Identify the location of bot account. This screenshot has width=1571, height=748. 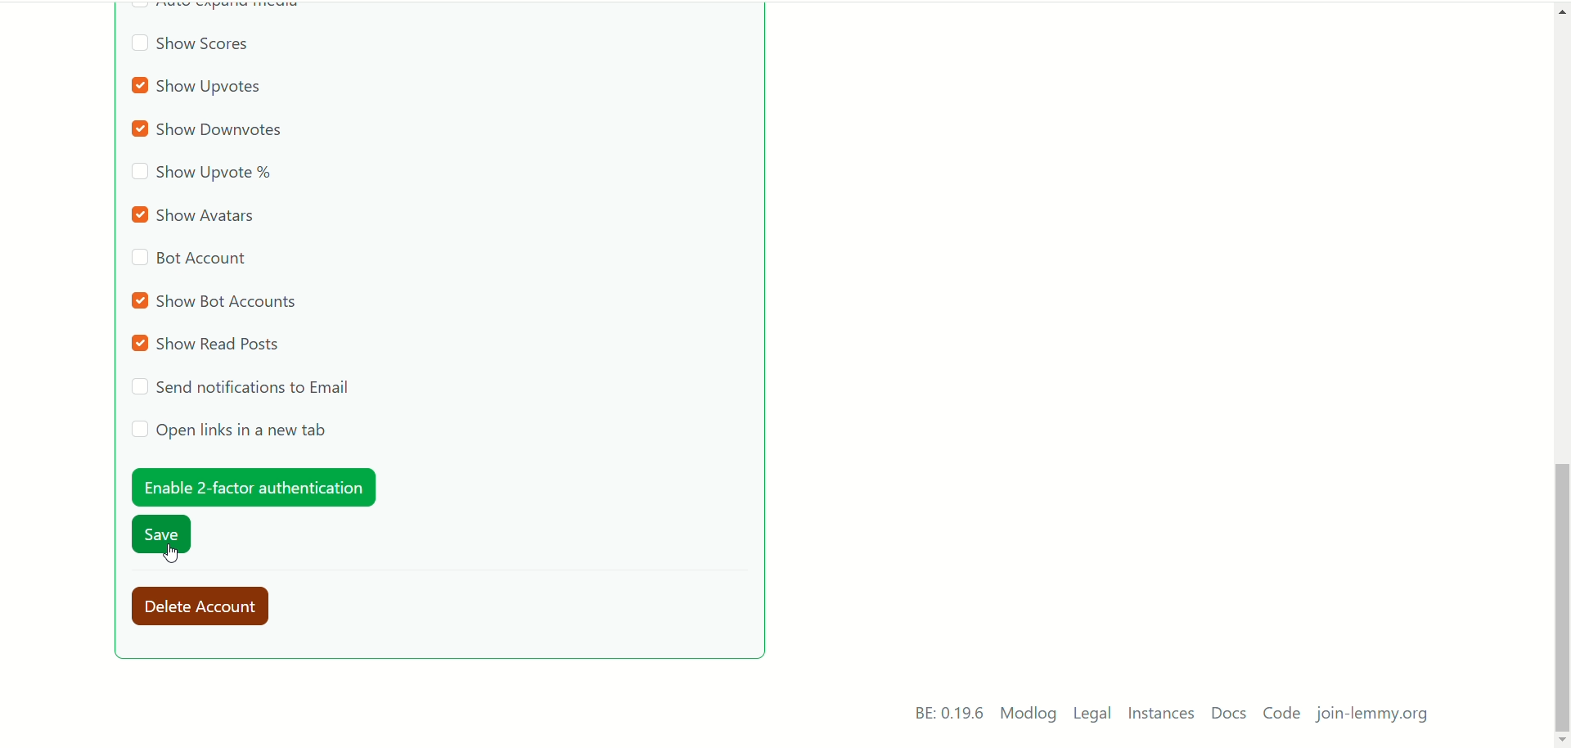
(189, 261).